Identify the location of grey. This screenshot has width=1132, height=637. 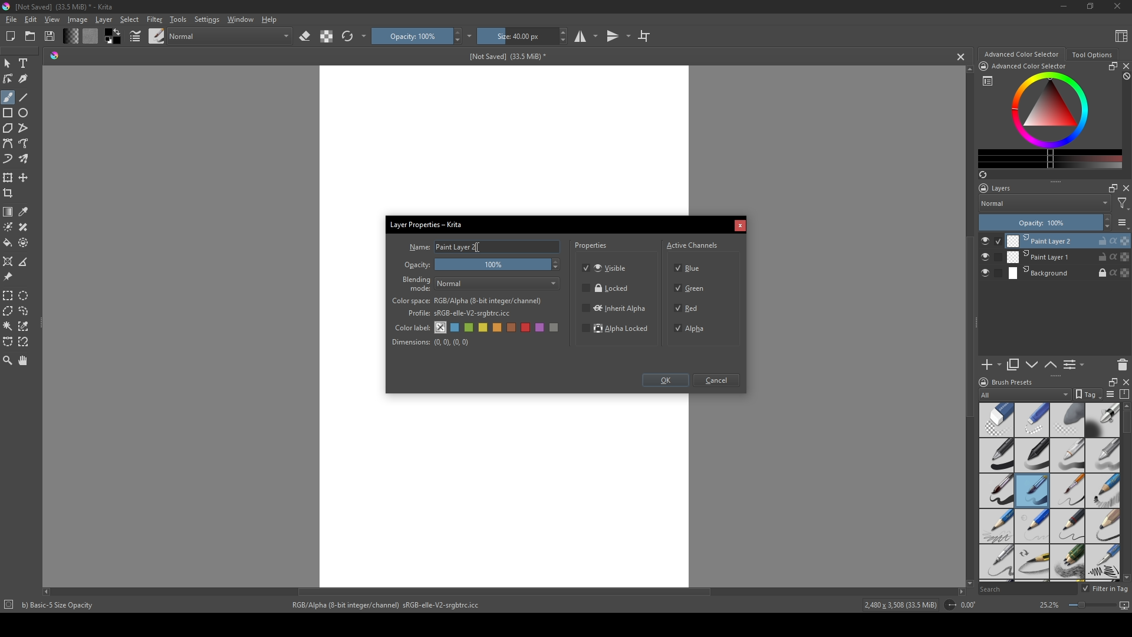
(556, 329).